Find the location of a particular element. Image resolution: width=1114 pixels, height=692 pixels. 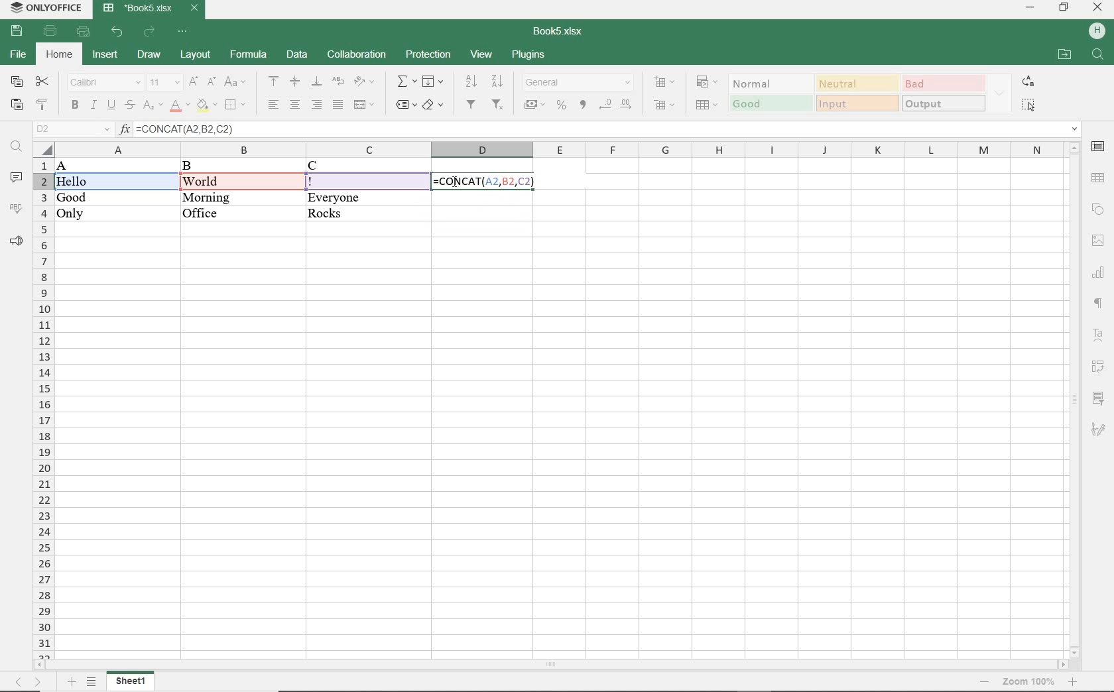

DELETE CELLS is located at coordinates (664, 106).